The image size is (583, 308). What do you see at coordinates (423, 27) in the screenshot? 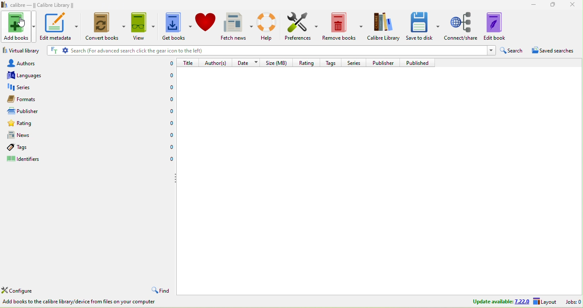
I see `save to disk` at bounding box center [423, 27].